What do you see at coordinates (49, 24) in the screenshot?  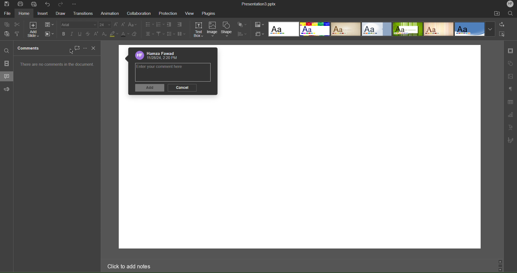 I see `Slide Settings` at bounding box center [49, 24].